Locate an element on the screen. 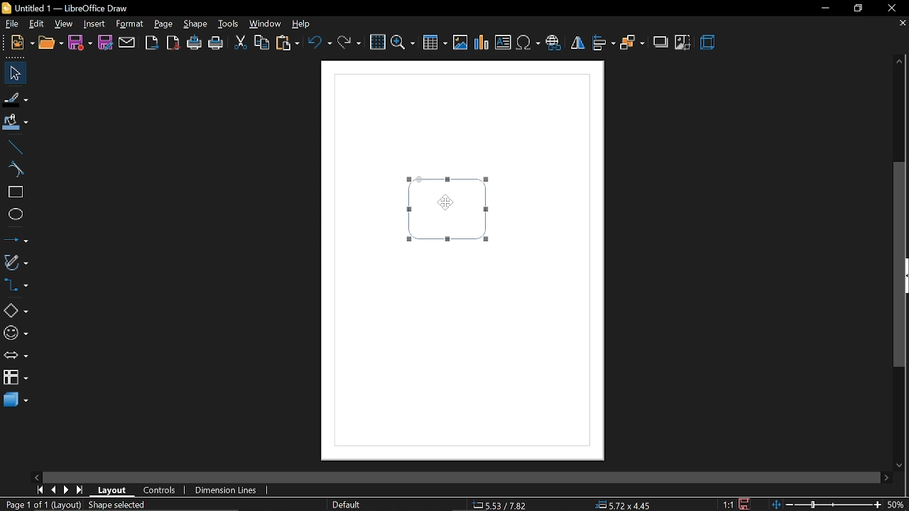  current page is located at coordinates (42, 505).